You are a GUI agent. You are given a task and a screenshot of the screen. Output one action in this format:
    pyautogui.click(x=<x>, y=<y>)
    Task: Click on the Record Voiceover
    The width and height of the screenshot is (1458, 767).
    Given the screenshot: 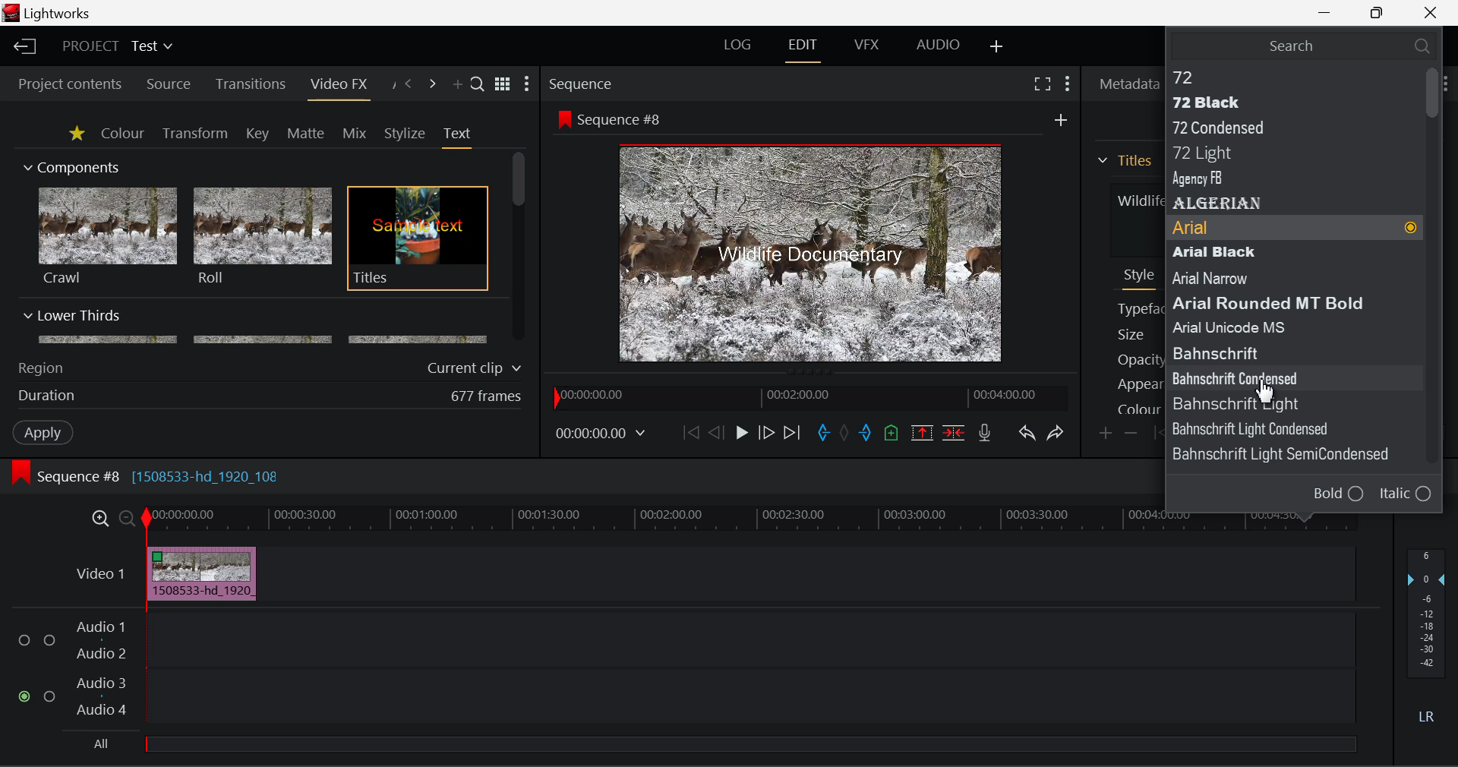 What is the action you would take?
    pyautogui.click(x=985, y=436)
    